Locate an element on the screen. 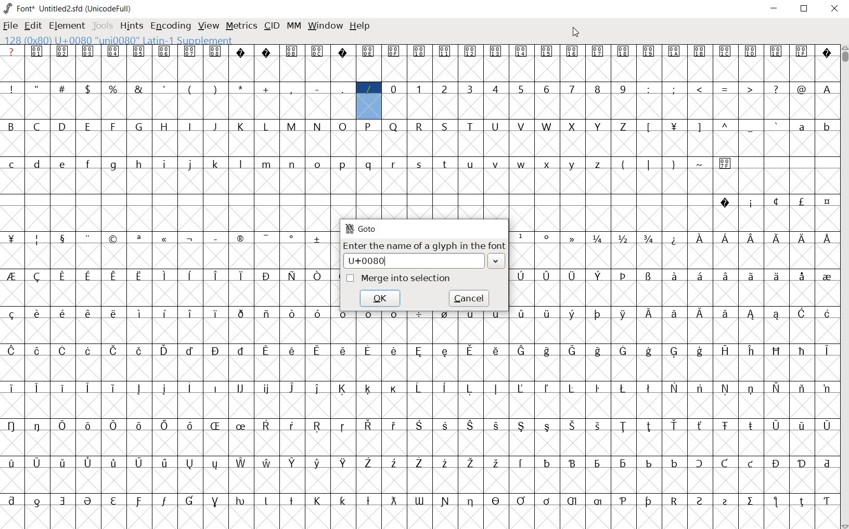  glyph is located at coordinates (520, 51).